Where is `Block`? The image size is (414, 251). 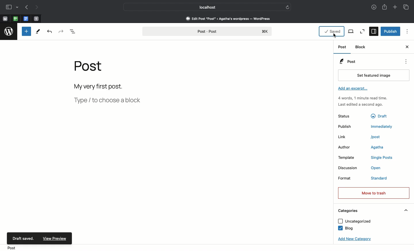 Block is located at coordinates (361, 47).